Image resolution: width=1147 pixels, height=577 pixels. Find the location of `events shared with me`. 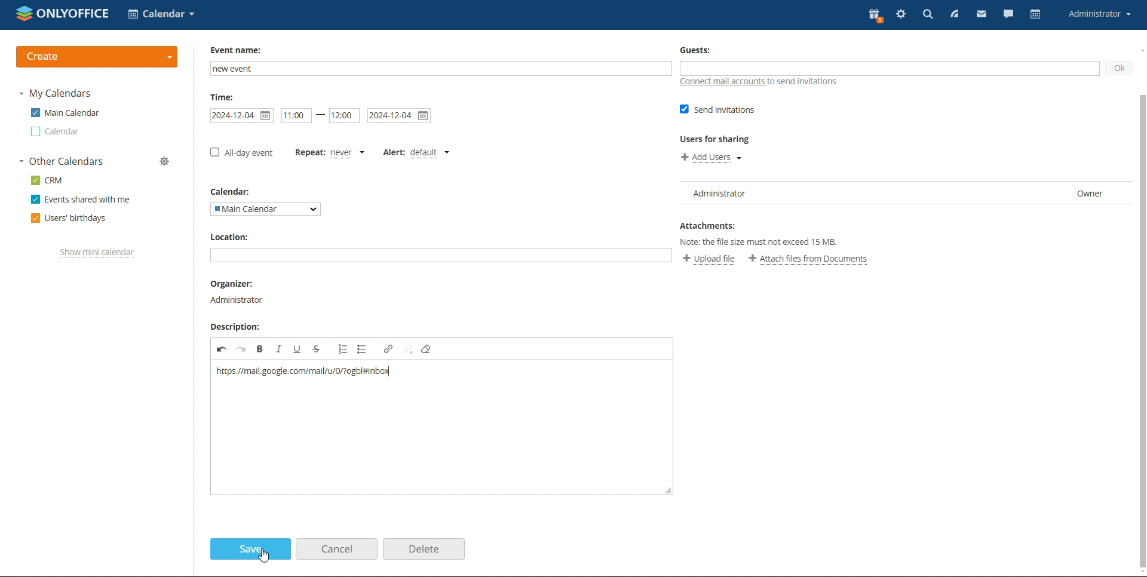

events shared with me is located at coordinates (81, 200).